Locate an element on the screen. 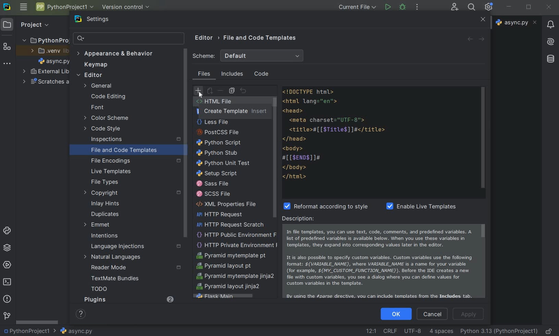 Image resolution: width=559 pixels, height=336 pixels. includes is located at coordinates (233, 74).